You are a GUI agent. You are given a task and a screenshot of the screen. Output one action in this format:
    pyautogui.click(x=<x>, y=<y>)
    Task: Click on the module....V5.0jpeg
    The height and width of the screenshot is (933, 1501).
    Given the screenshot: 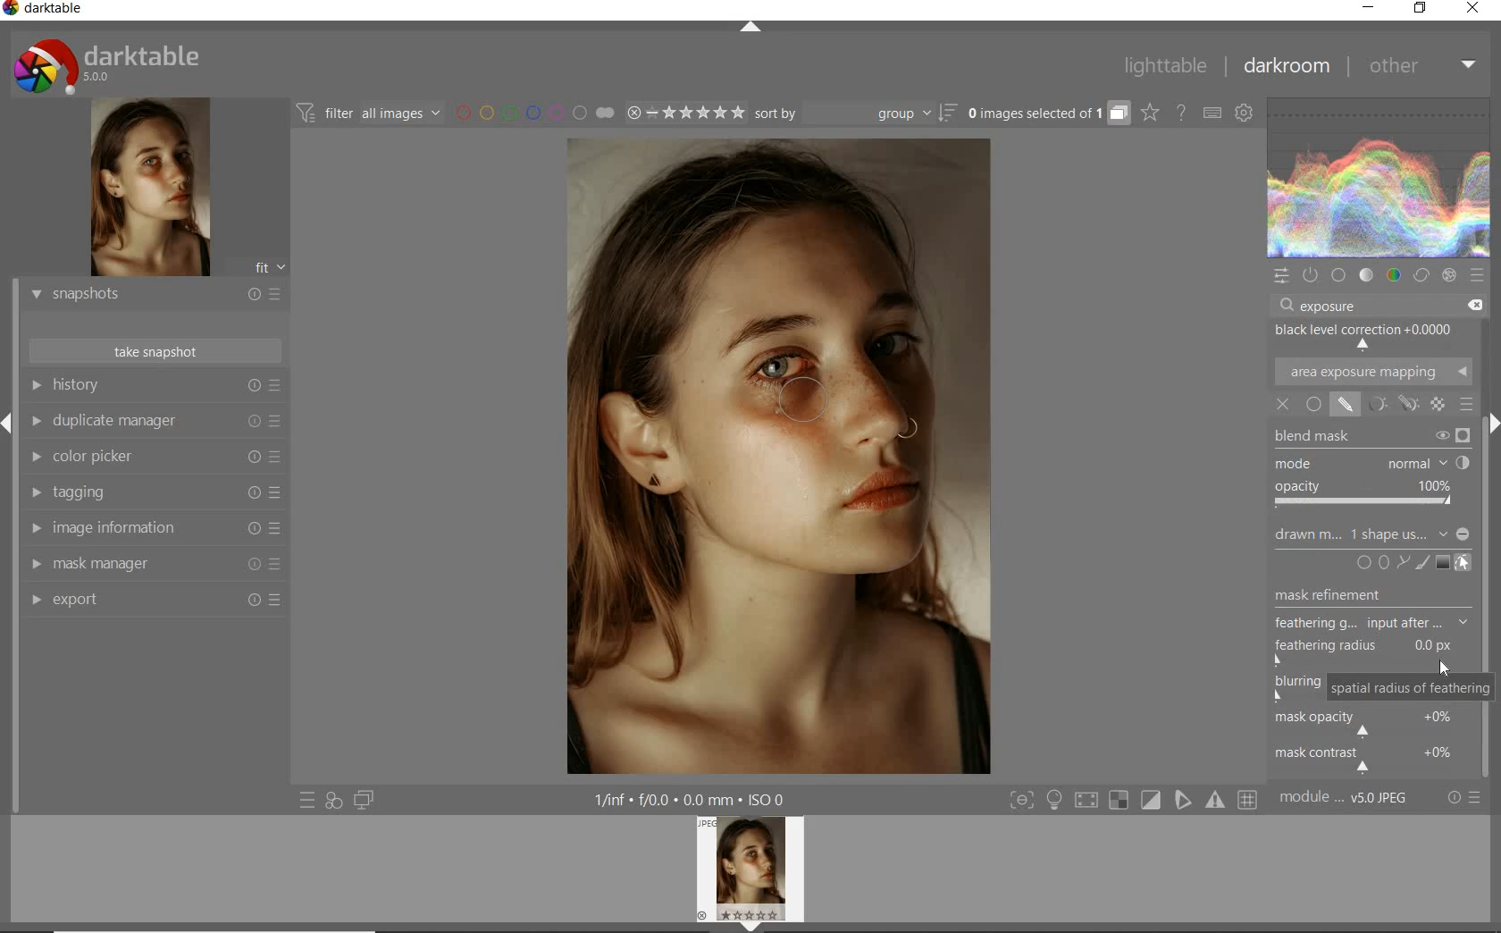 What is the action you would take?
    pyautogui.click(x=1355, y=800)
    